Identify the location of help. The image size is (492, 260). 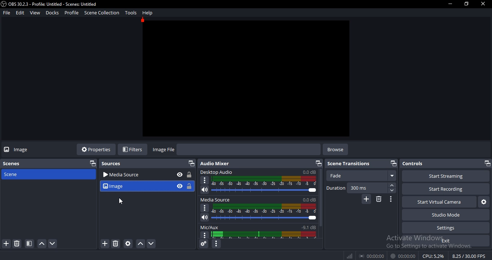
(147, 13).